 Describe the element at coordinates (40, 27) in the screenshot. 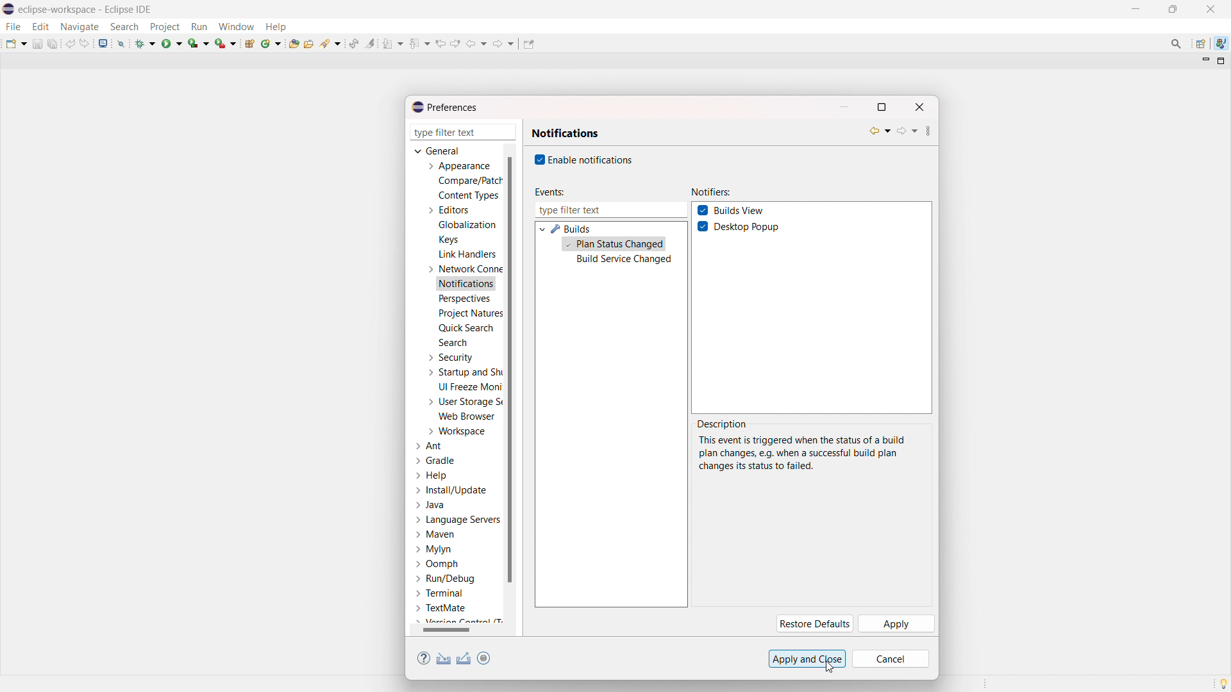

I see `edit` at that location.